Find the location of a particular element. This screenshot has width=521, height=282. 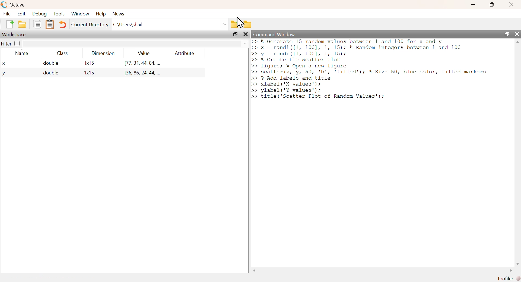

scroll left is located at coordinates (255, 270).